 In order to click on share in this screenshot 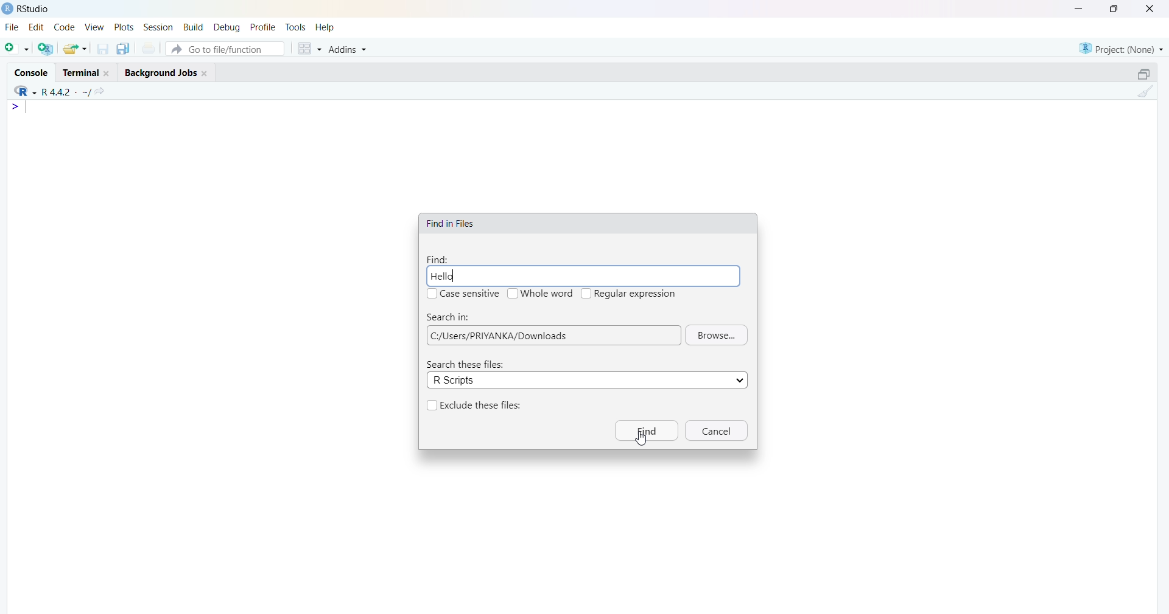, I will do `click(102, 91)`.